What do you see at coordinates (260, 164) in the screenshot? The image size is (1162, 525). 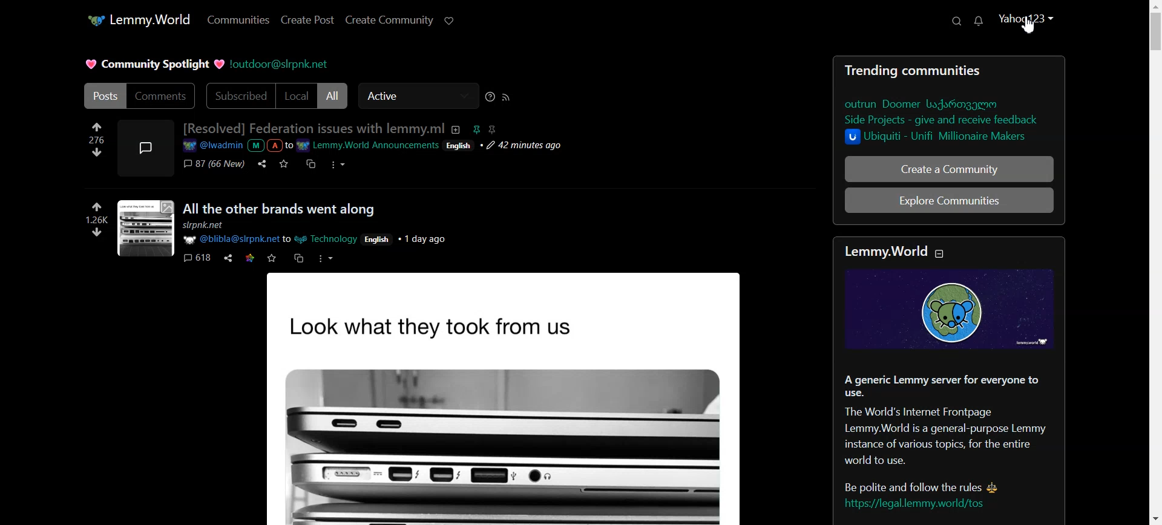 I see `share` at bounding box center [260, 164].